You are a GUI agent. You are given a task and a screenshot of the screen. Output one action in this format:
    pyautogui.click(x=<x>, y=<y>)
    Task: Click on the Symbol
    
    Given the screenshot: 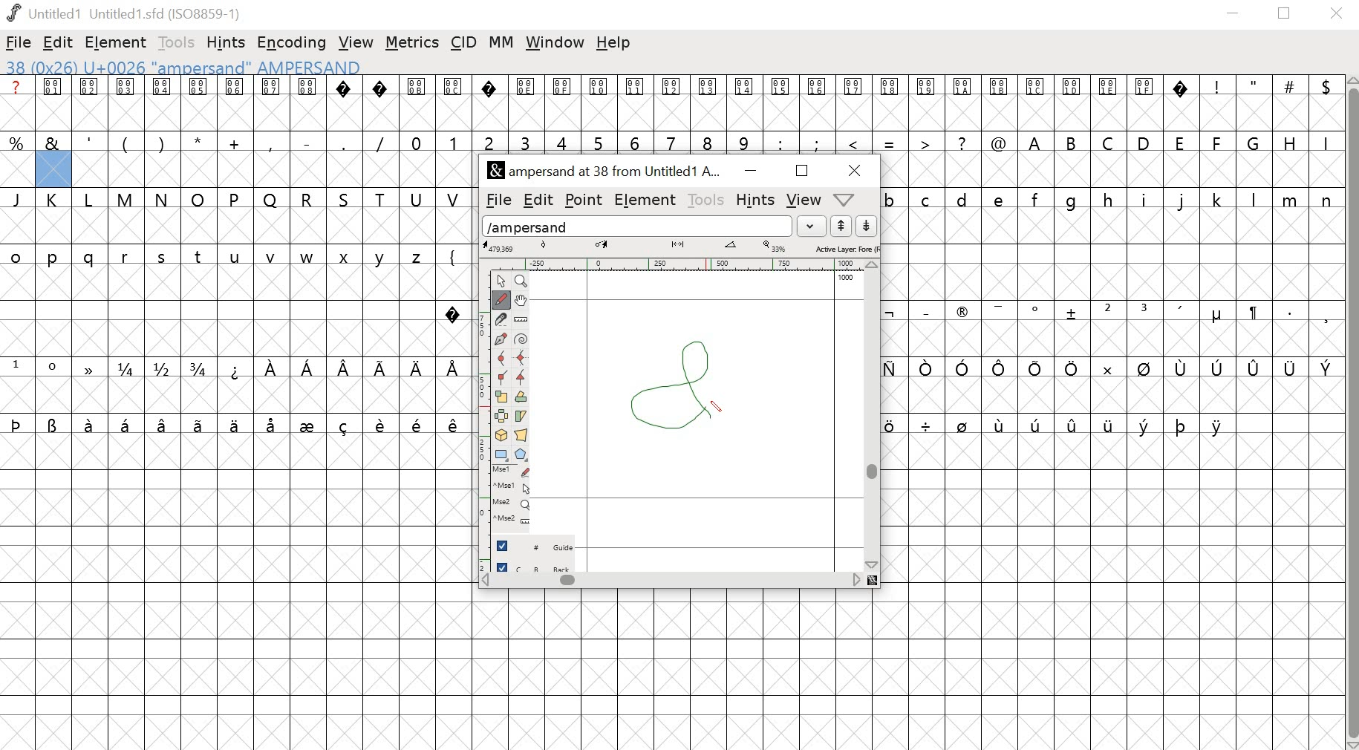 What is the action you would take?
    pyautogui.click(x=962, y=314)
    